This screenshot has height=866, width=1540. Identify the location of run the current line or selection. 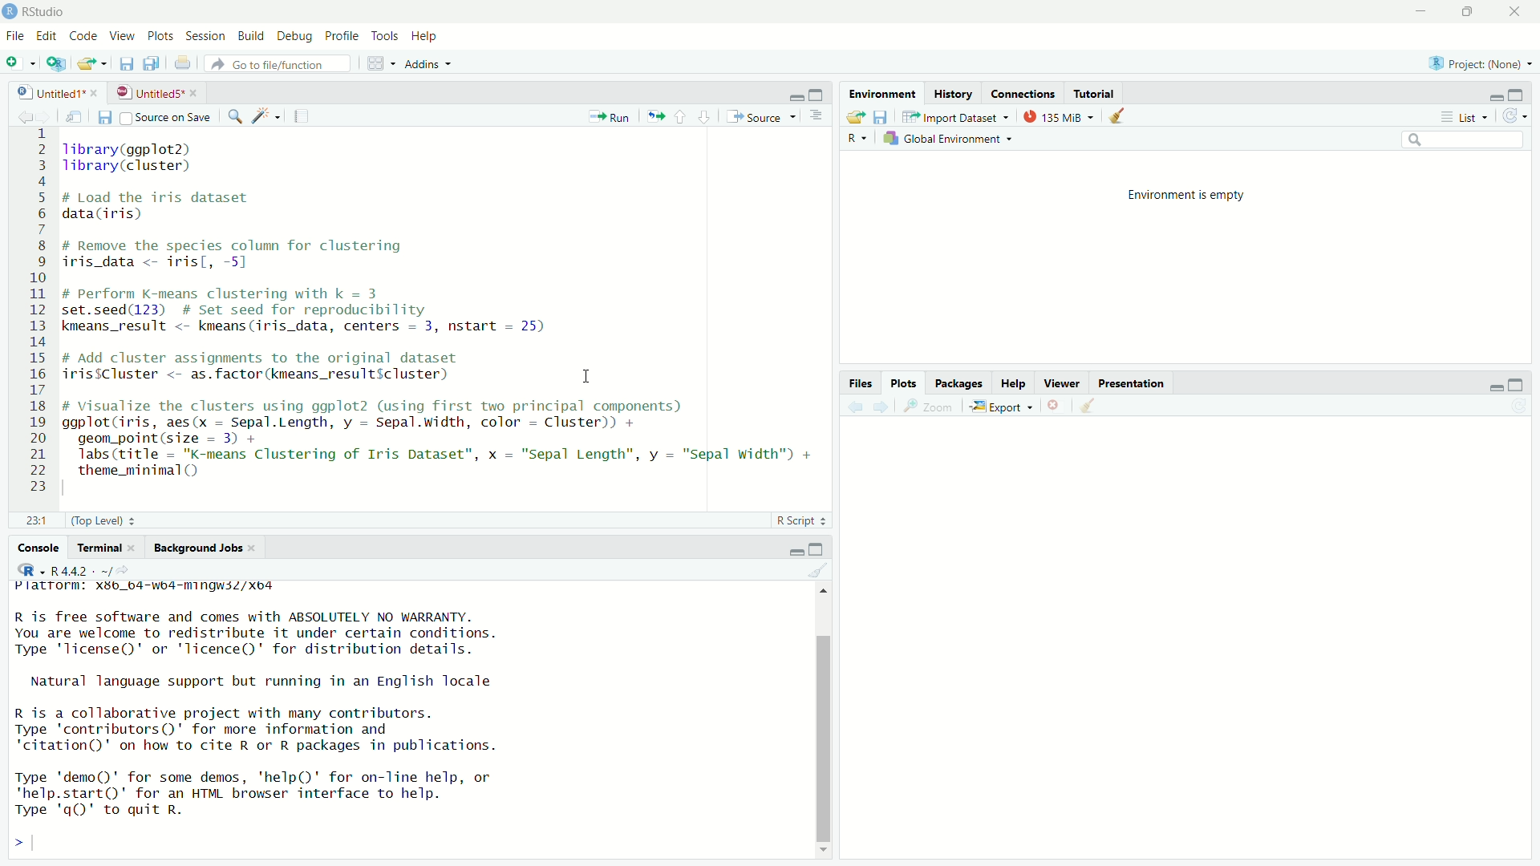
(608, 115).